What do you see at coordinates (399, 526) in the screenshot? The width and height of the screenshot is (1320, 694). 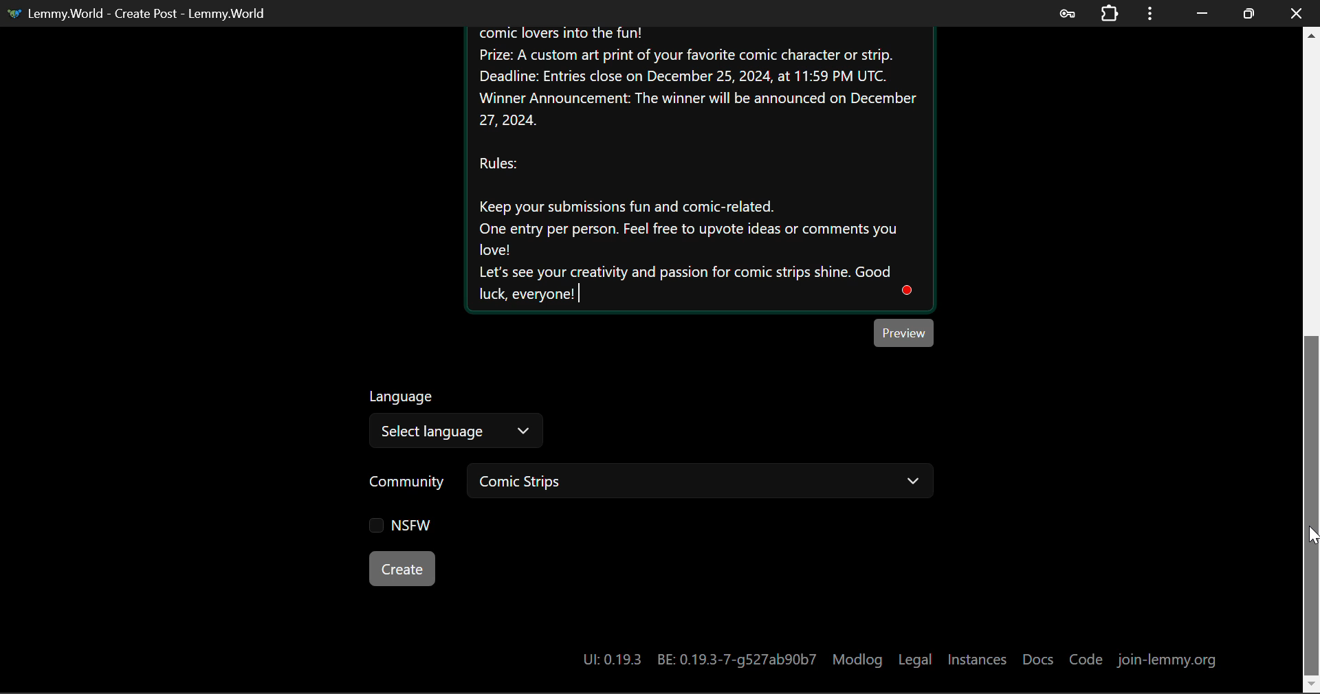 I see `NSFW` at bounding box center [399, 526].